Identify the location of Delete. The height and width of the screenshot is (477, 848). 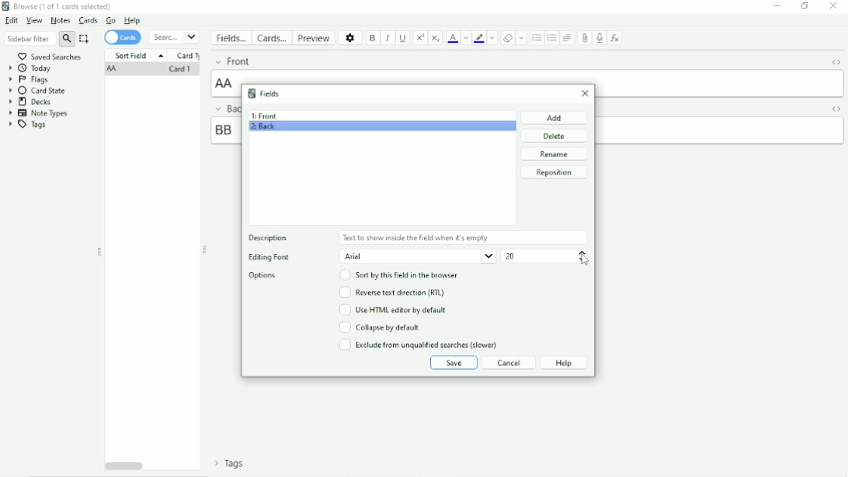
(555, 136).